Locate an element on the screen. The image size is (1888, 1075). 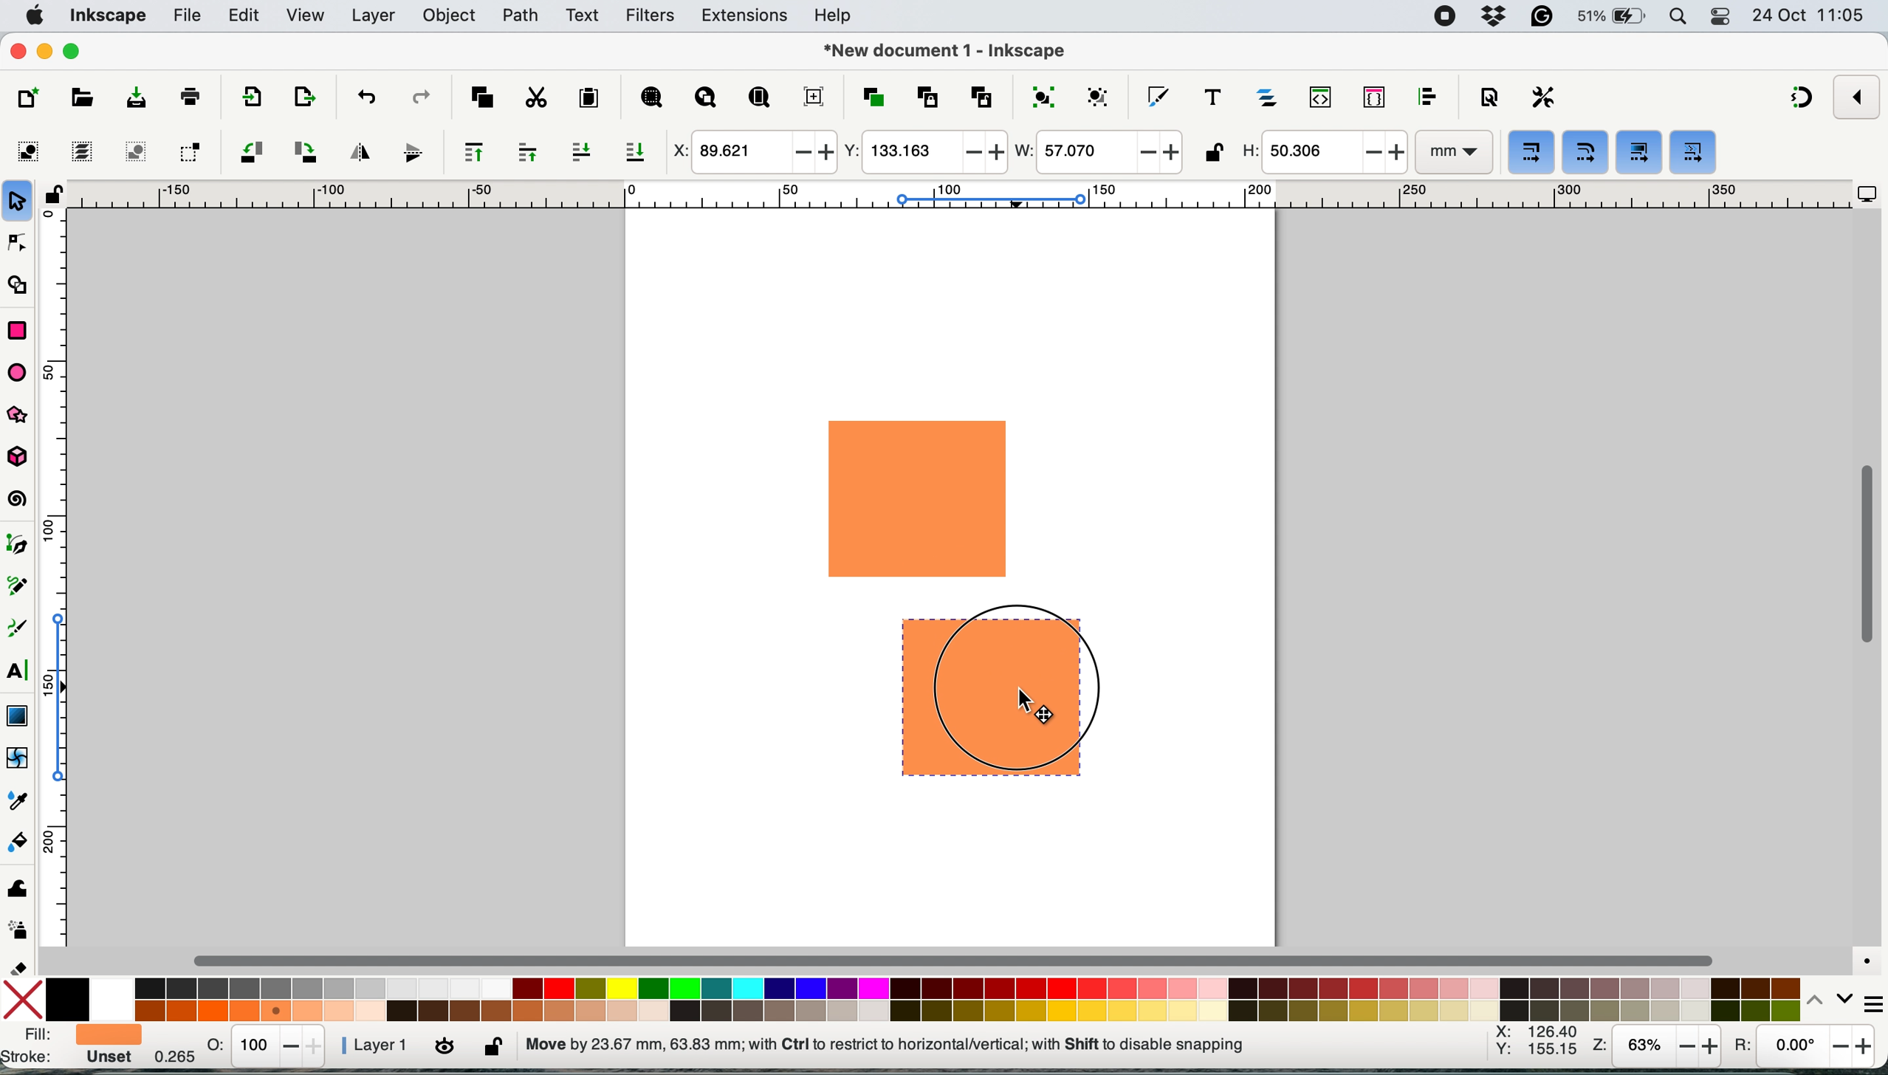
no fill is located at coordinates (27, 997).